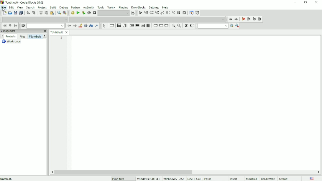 The height and width of the screenshot is (181, 322). Describe the element at coordinates (60, 32) in the screenshot. I see `Untitled6` at that location.